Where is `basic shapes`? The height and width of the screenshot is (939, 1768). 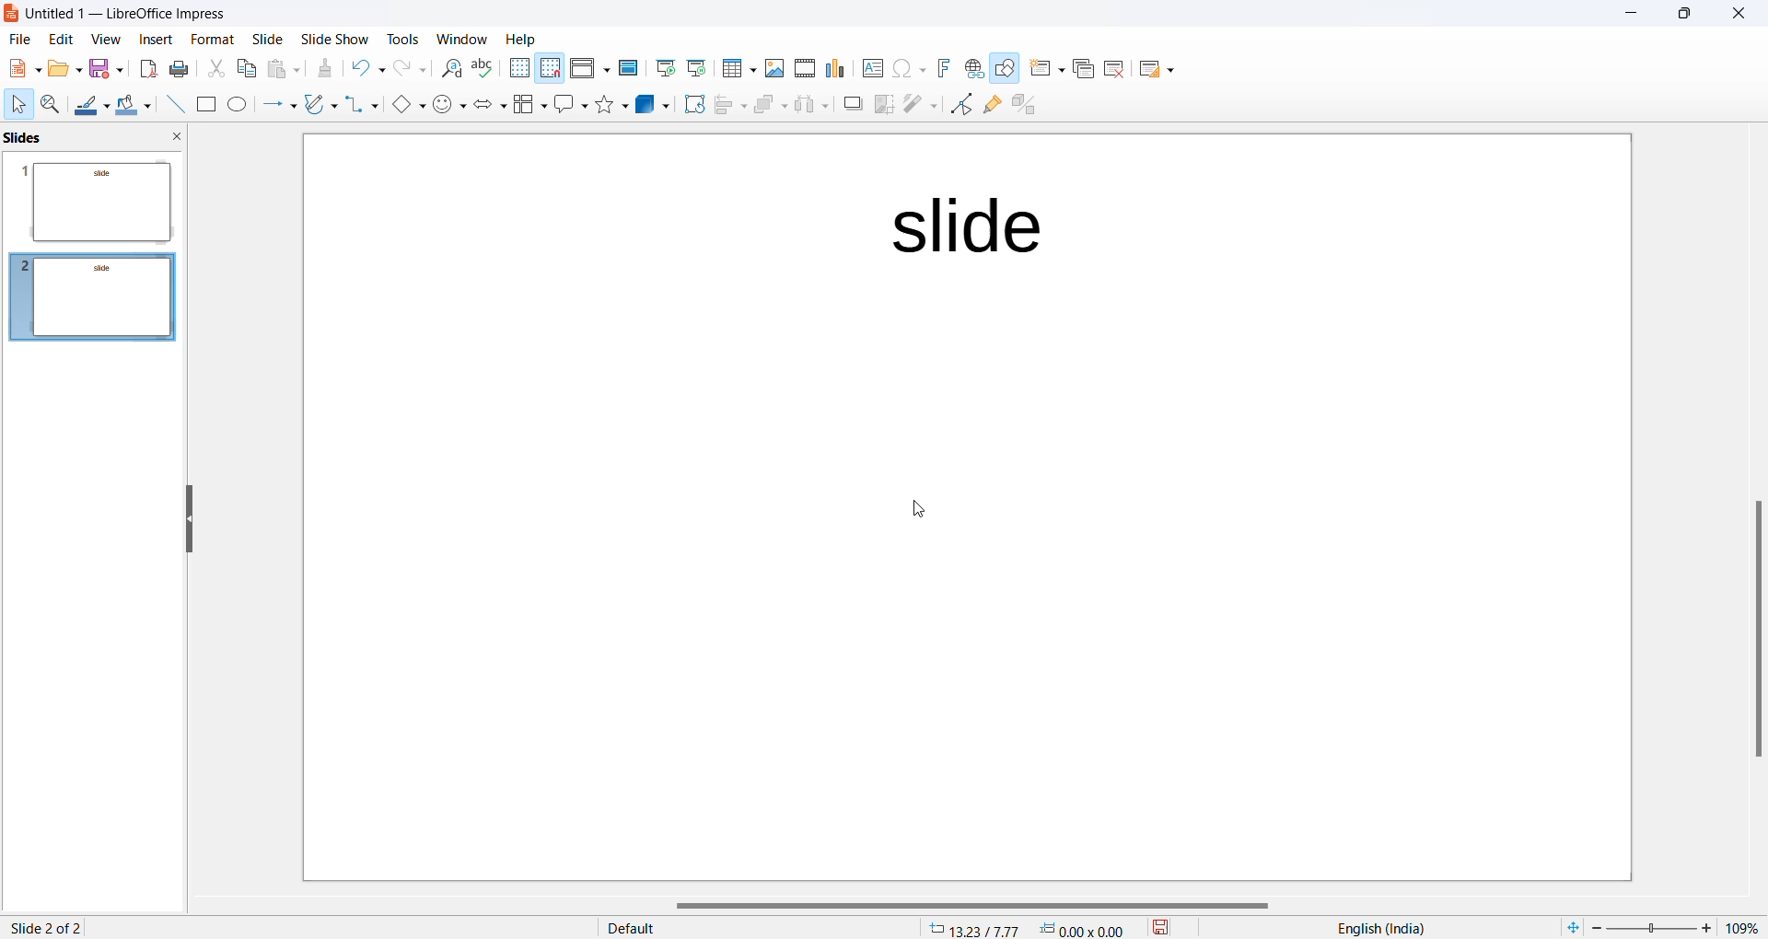
basic shapes is located at coordinates (402, 103).